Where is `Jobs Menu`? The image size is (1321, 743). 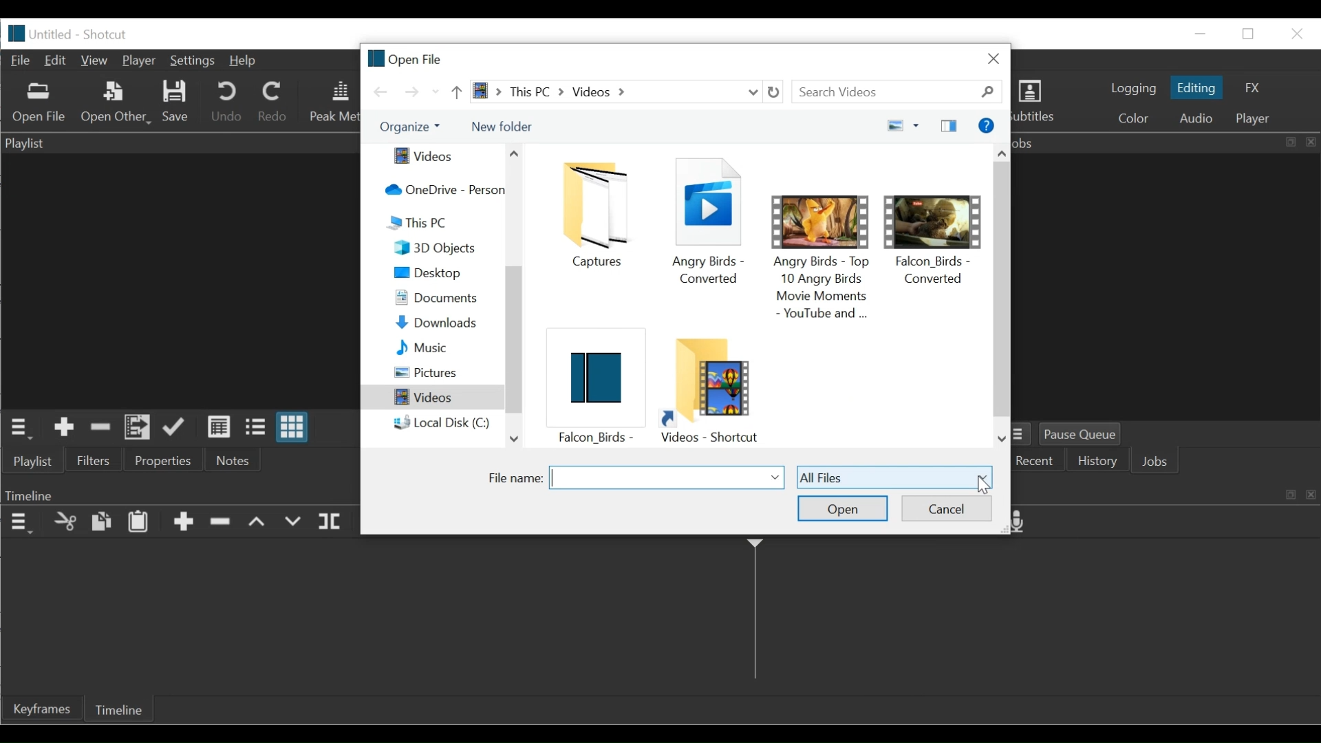 Jobs Menu is located at coordinates (1023, 435).